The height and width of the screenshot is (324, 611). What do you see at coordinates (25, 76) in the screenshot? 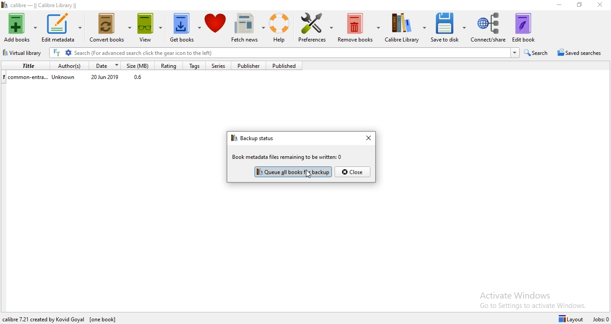
I see `common-entra...` at bounding box center [25, 76].